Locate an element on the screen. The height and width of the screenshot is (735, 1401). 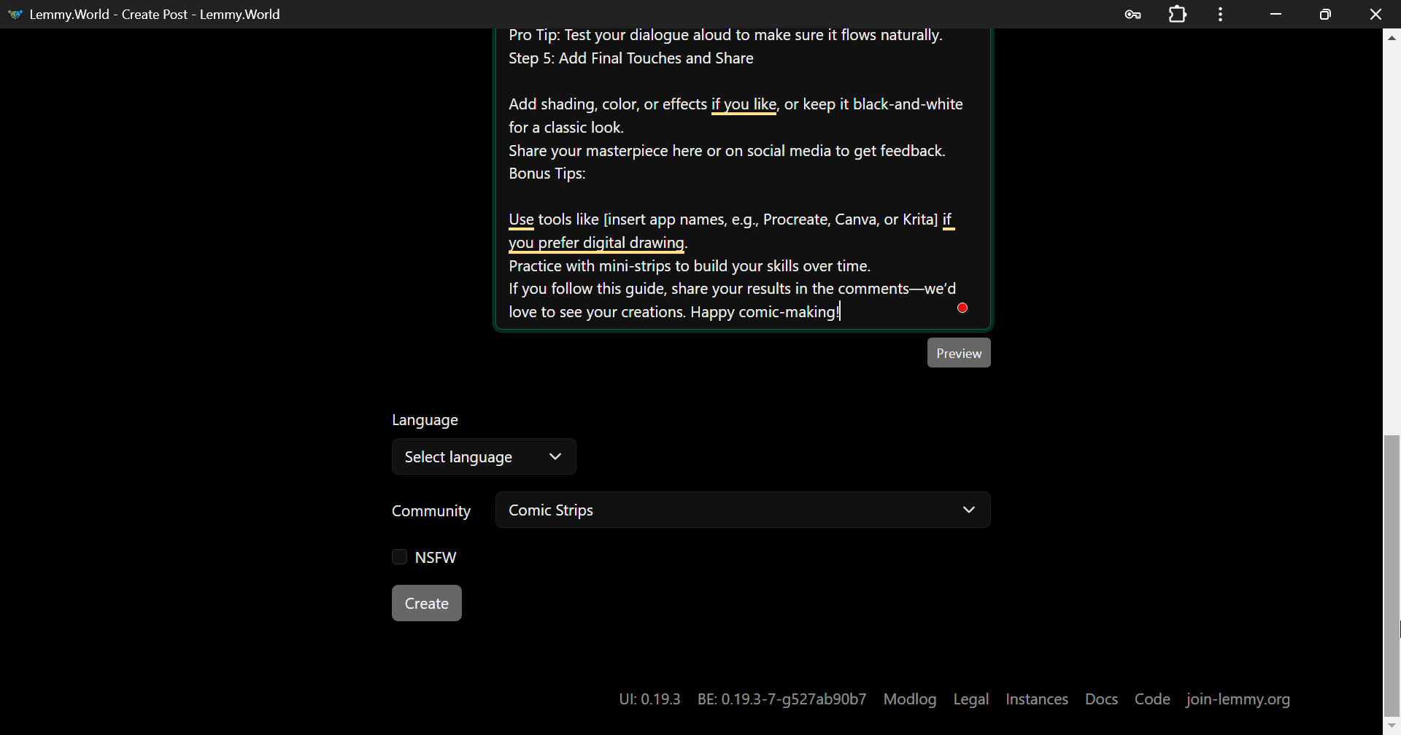
Menu is located at coordinates (1225, 13).